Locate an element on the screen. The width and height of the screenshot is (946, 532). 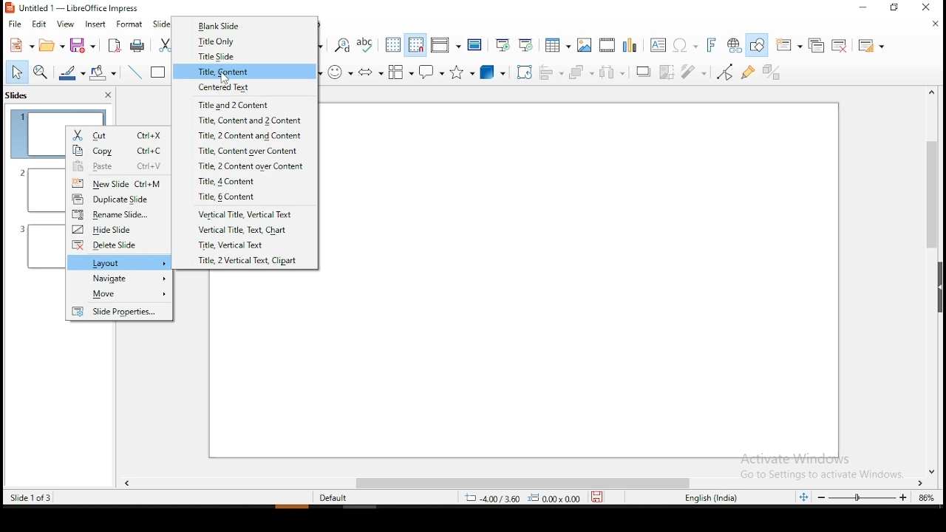
align objects is located at coordinates (551, 74).